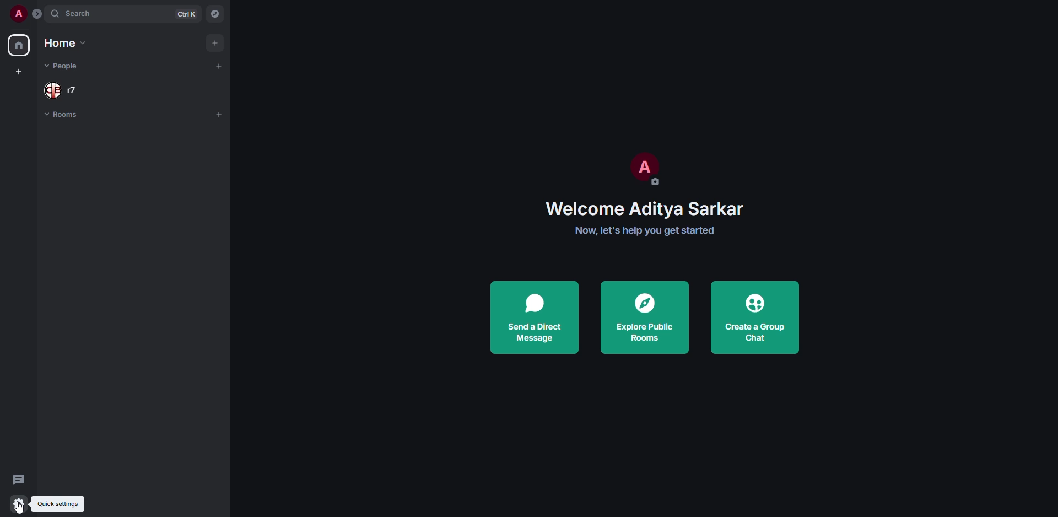 This screenshot has height=517, width=1058. Describe the element at coordinates (19, 44) in the screenshot. I see `home` at that location.